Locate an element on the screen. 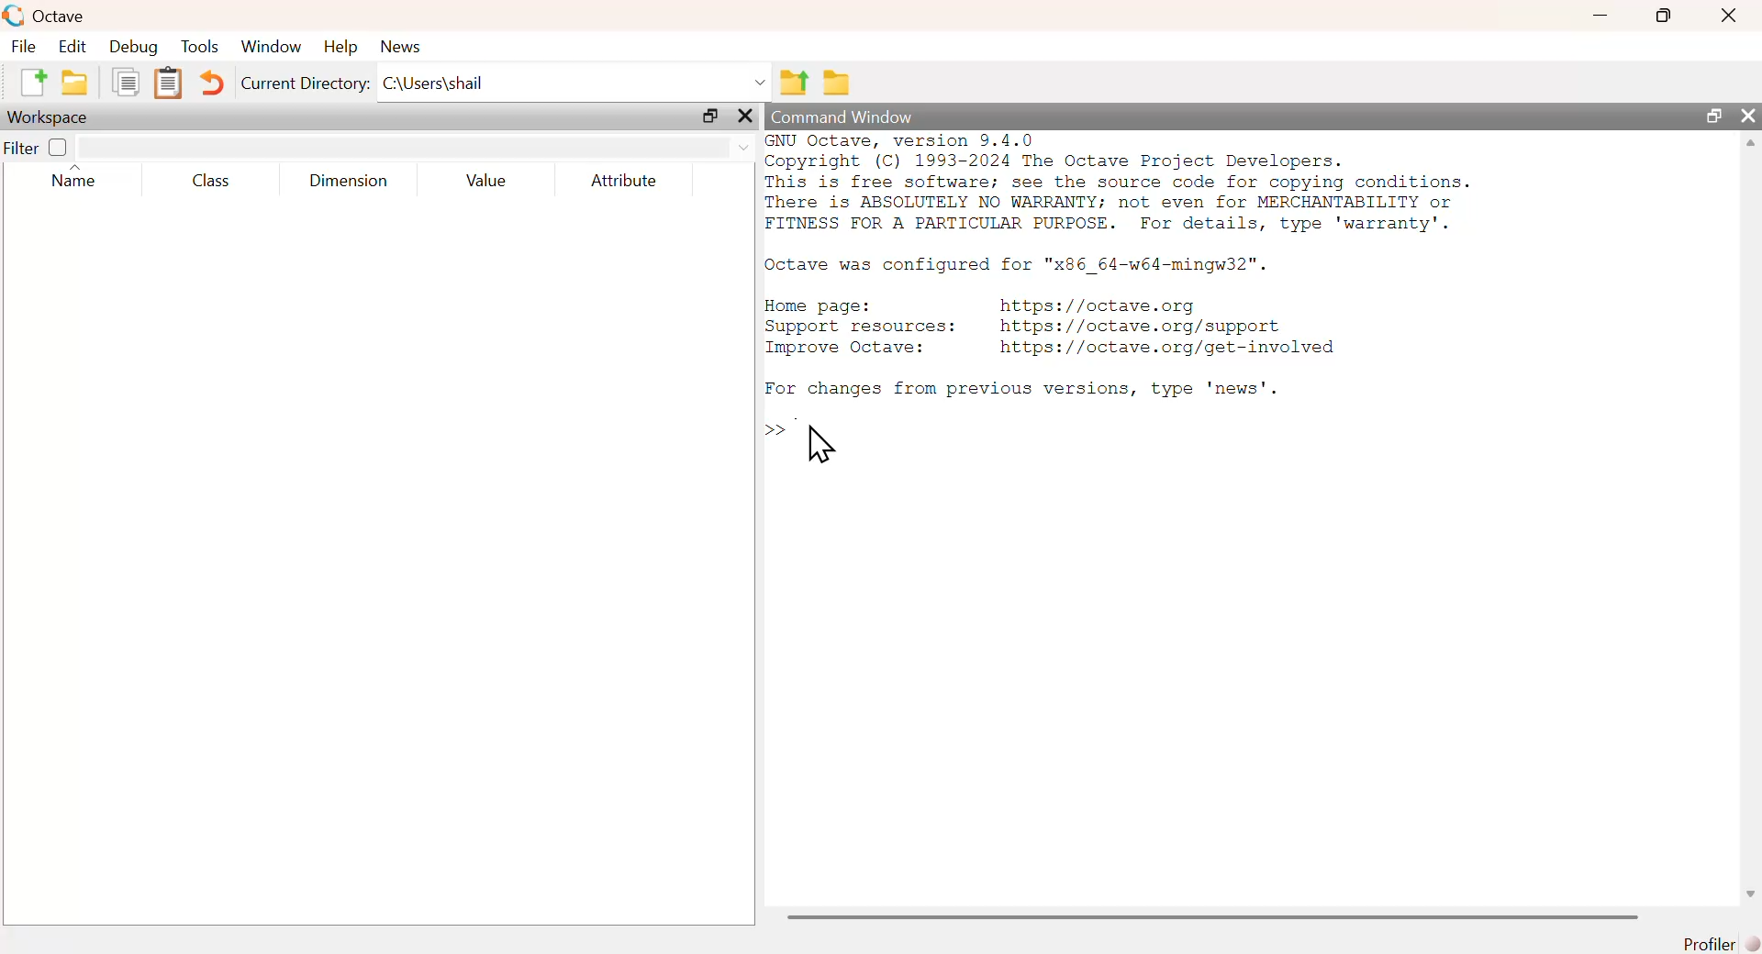  Attribute is located at coordinates (626, 183).